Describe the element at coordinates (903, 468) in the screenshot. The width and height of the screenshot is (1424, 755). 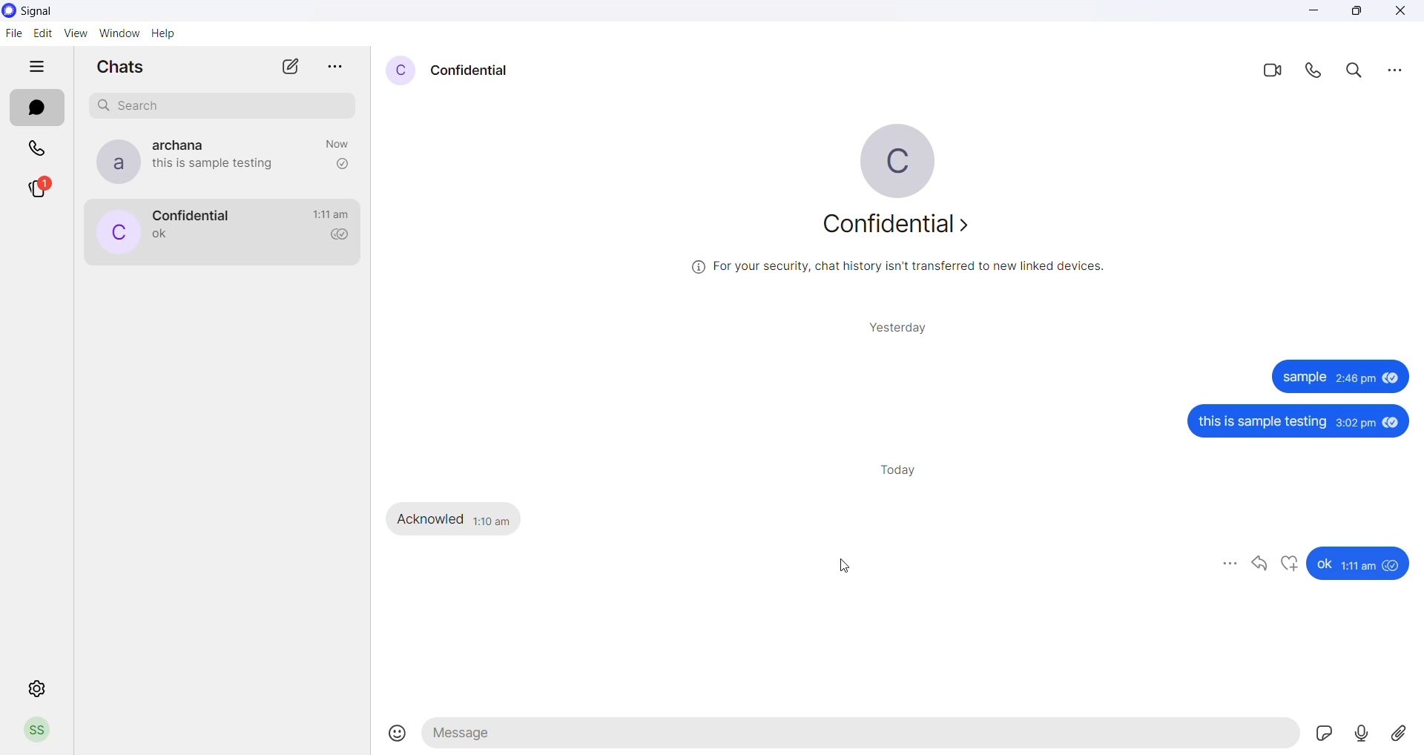
I see `today messages heading` at that location.